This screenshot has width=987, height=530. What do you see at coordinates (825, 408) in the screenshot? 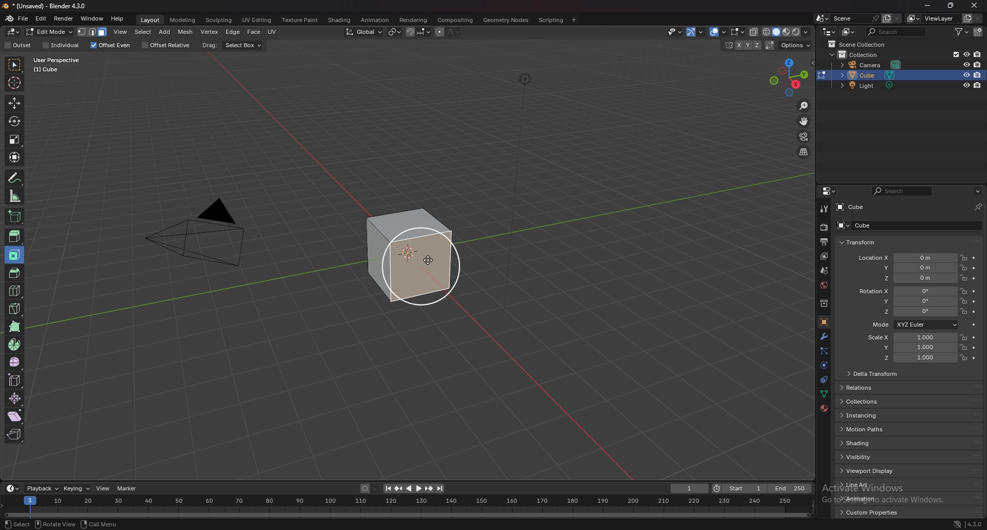
I see `material` at bounding box center [825, 408].